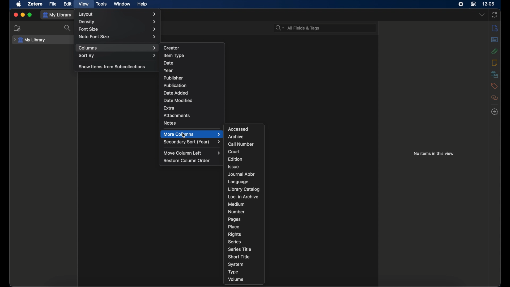 This screenshot has width=510, height=287. I want to click on cursor, so click(185, 136).